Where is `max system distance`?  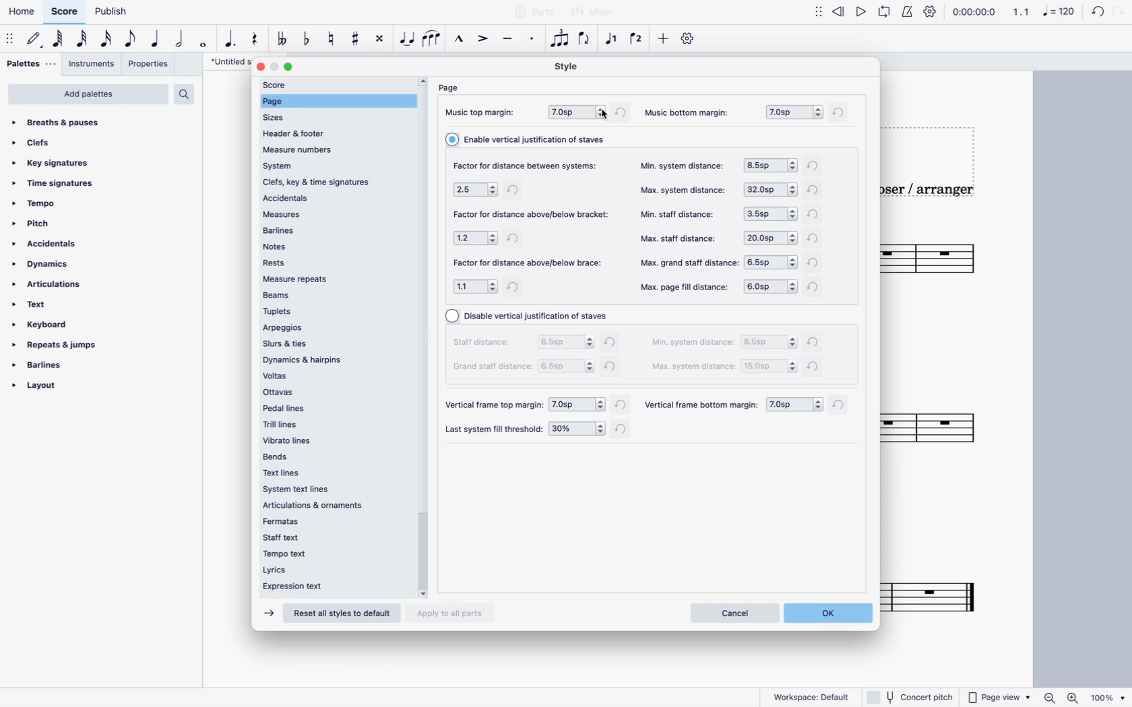 max system distance is located at coordinates (693, 368).